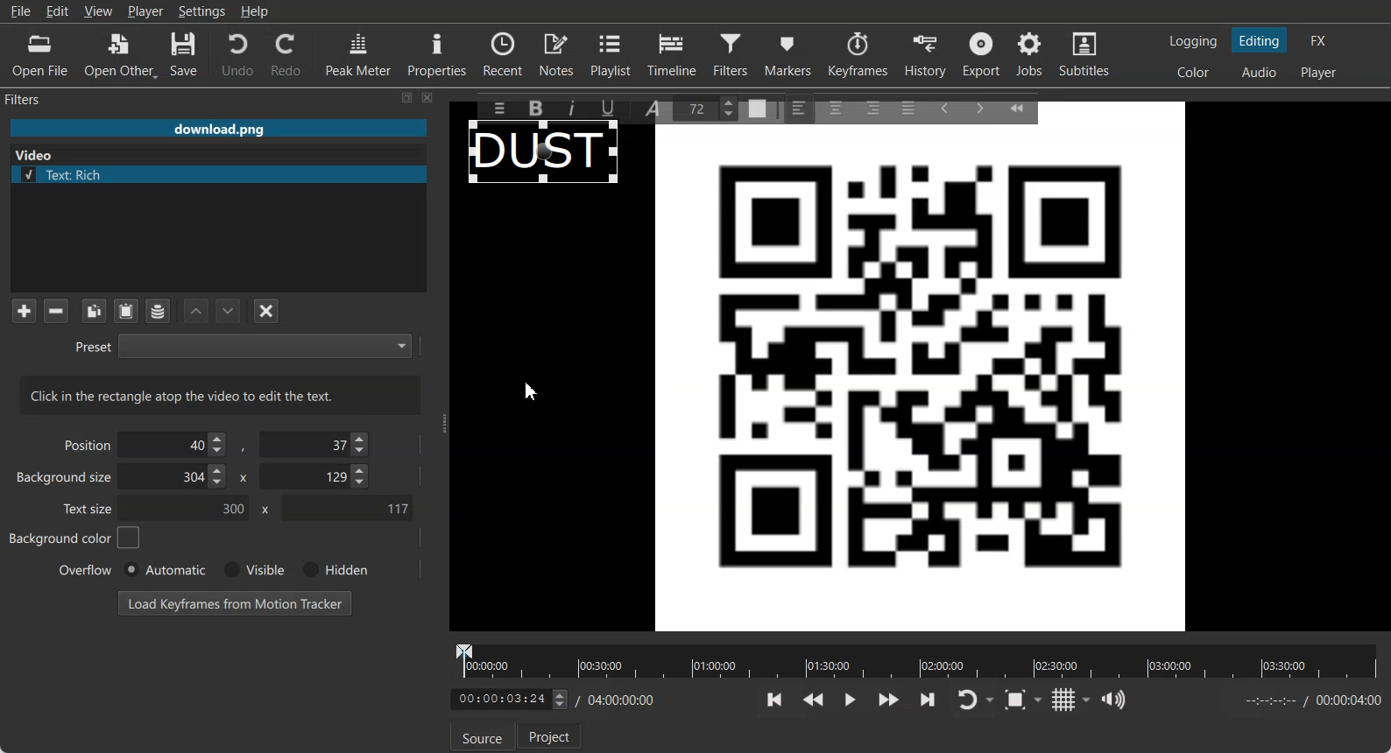 This screenshot has width=1391, height=753. I want to click on Text Size Y- Coordinate, so click(347, 507).